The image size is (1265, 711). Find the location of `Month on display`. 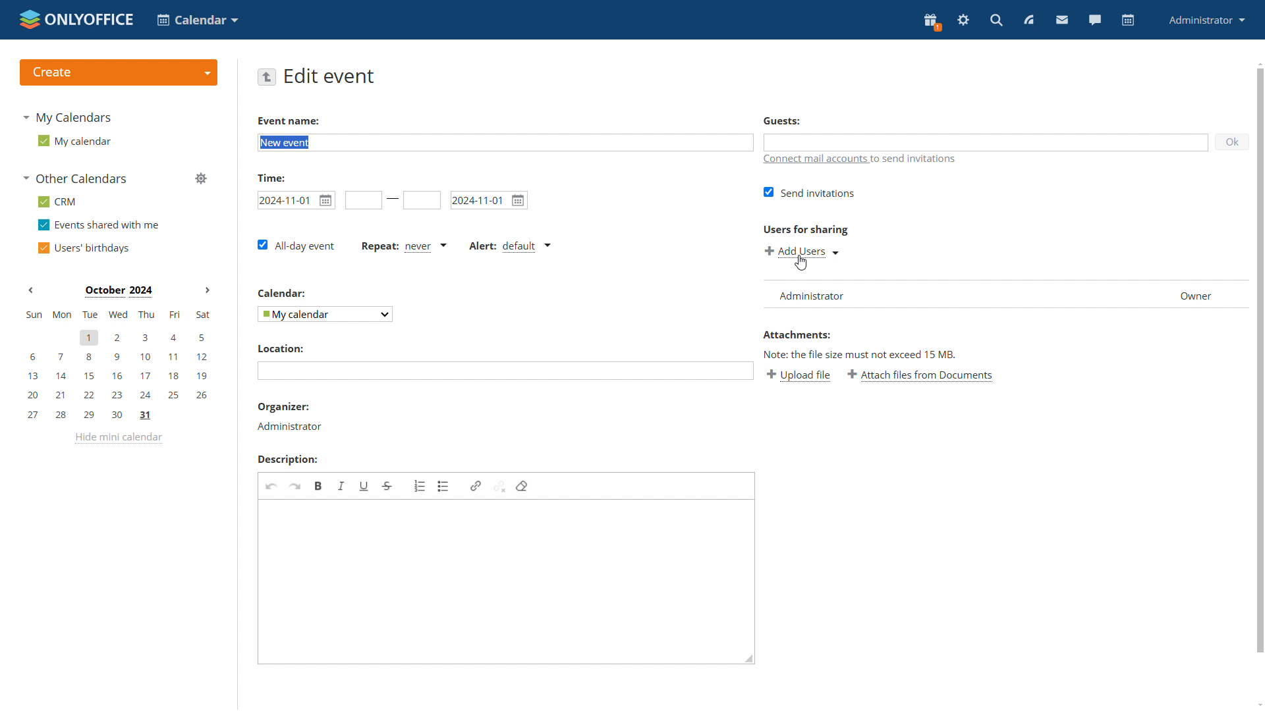

Month on display is located at coordinates (117, 291).